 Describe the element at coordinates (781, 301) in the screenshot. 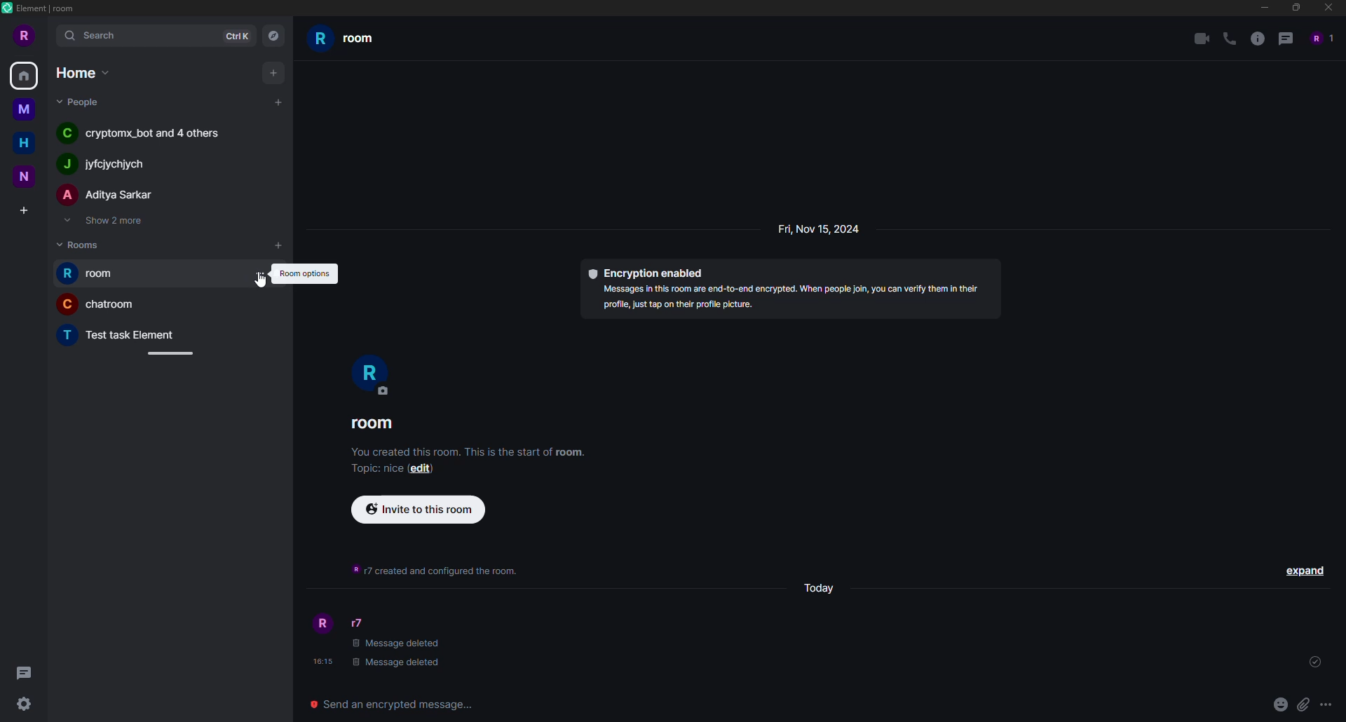

I see `OT Bl DPE ERE Pt NE SE IES [SPUR Sy
profile, just tap on their profile picture.` at that location.